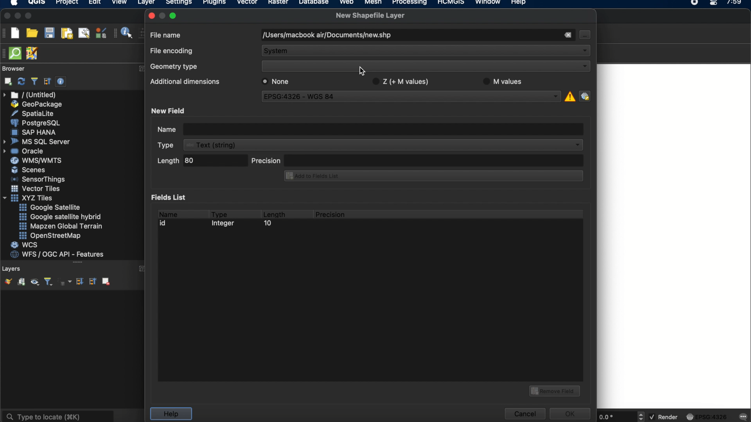  I want to click on window, so click(489, 3).